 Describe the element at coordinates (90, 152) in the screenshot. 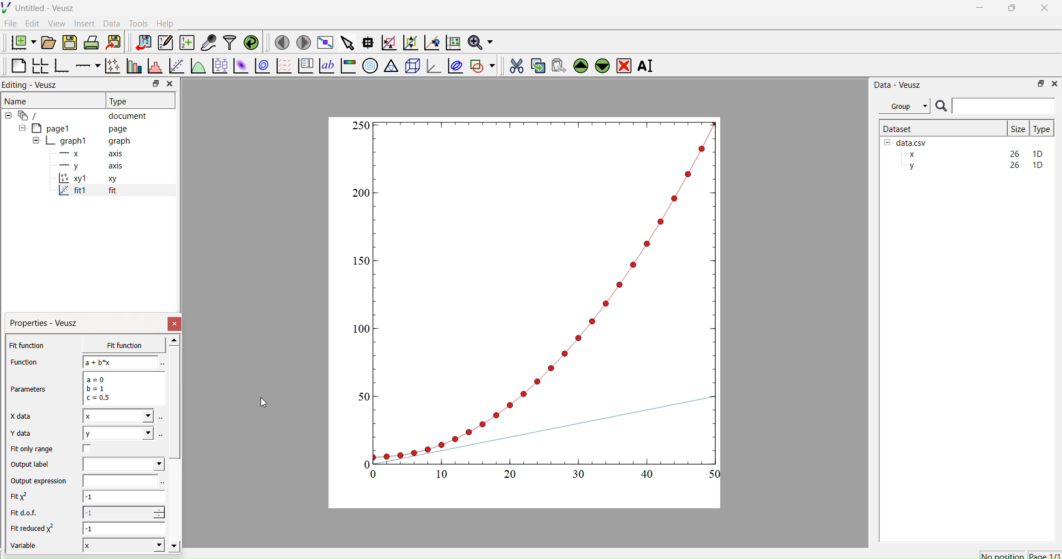

I see `x axis` at that location.